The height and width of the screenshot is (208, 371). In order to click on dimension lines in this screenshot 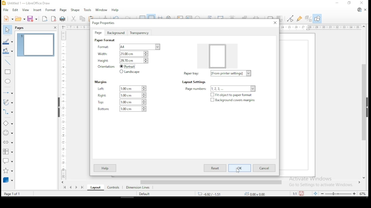, I will do `click(139, 188)`.